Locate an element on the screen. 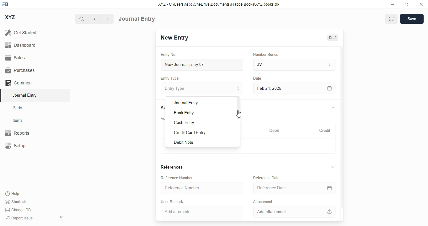 Image resolution: width=428 pixels, height=226 pixels. reference number is located at coordinates (177, 178).